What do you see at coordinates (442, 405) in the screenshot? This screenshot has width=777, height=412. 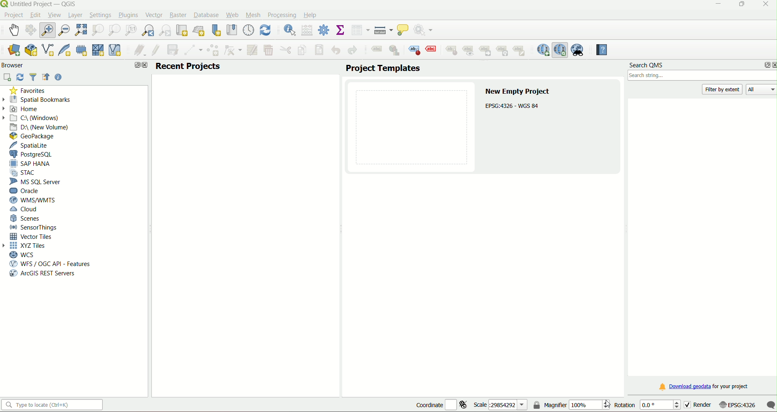 I see `cordinates` at bounding box center [442, 405].